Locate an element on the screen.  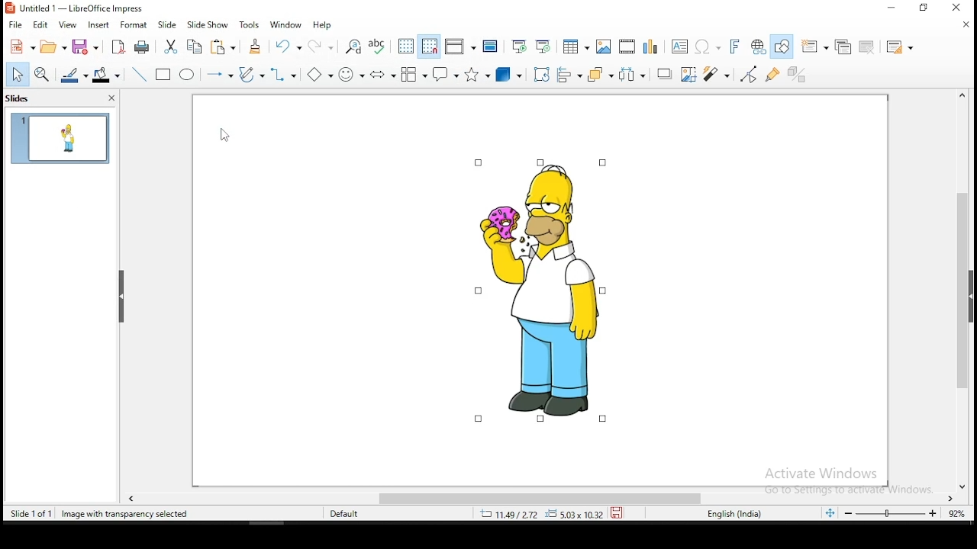
help is located at coordinates (324, 24).